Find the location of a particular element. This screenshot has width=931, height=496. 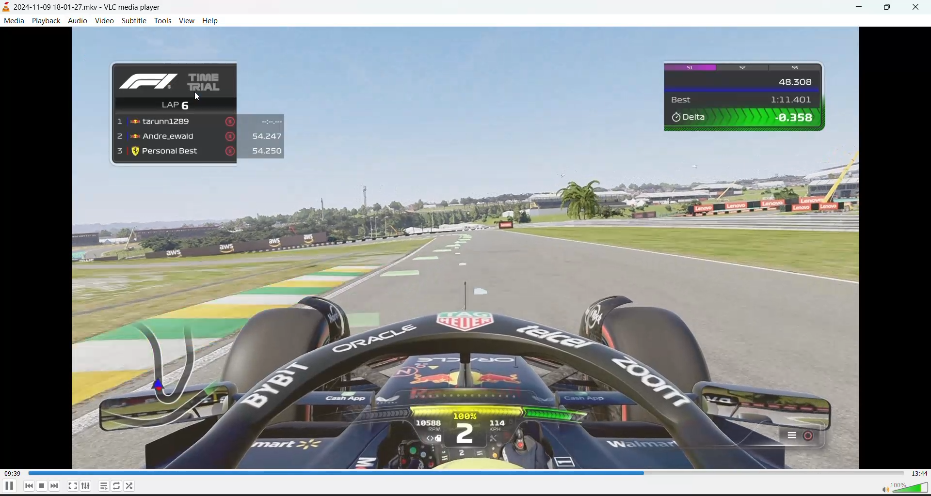

pause is located at coordinates (41, 487).